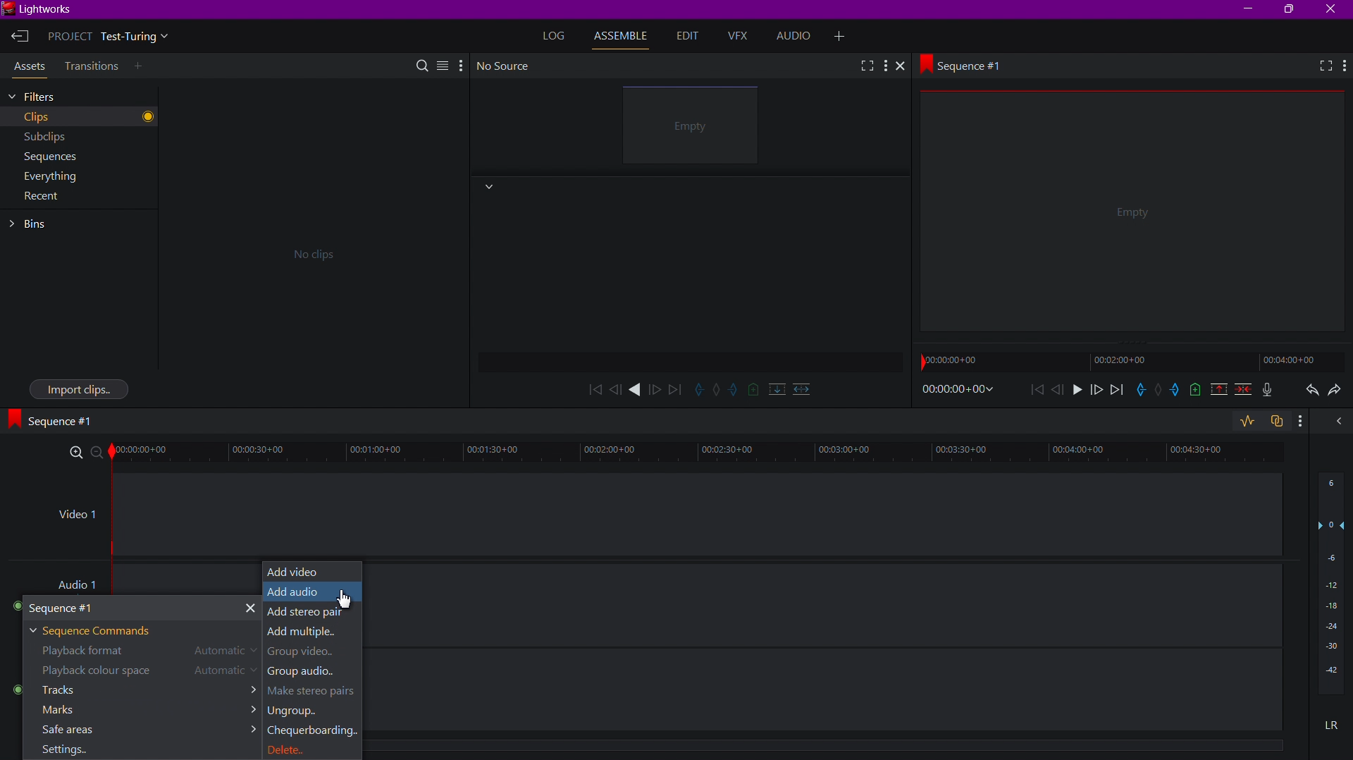  What do you see at coordinates (88, 651) in the screenshot?
I see `Playback format` at bounding box center [88, 651].